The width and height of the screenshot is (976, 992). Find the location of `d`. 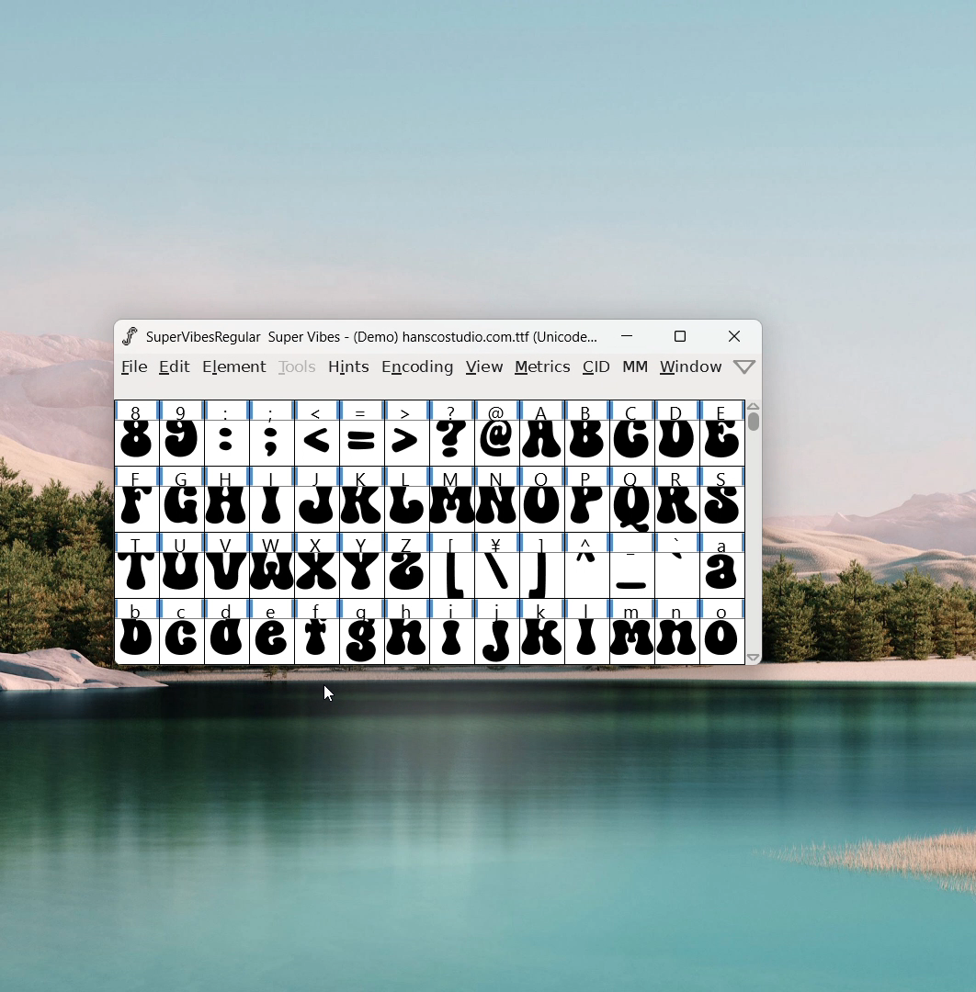

d is located at coordinates (228, 633).